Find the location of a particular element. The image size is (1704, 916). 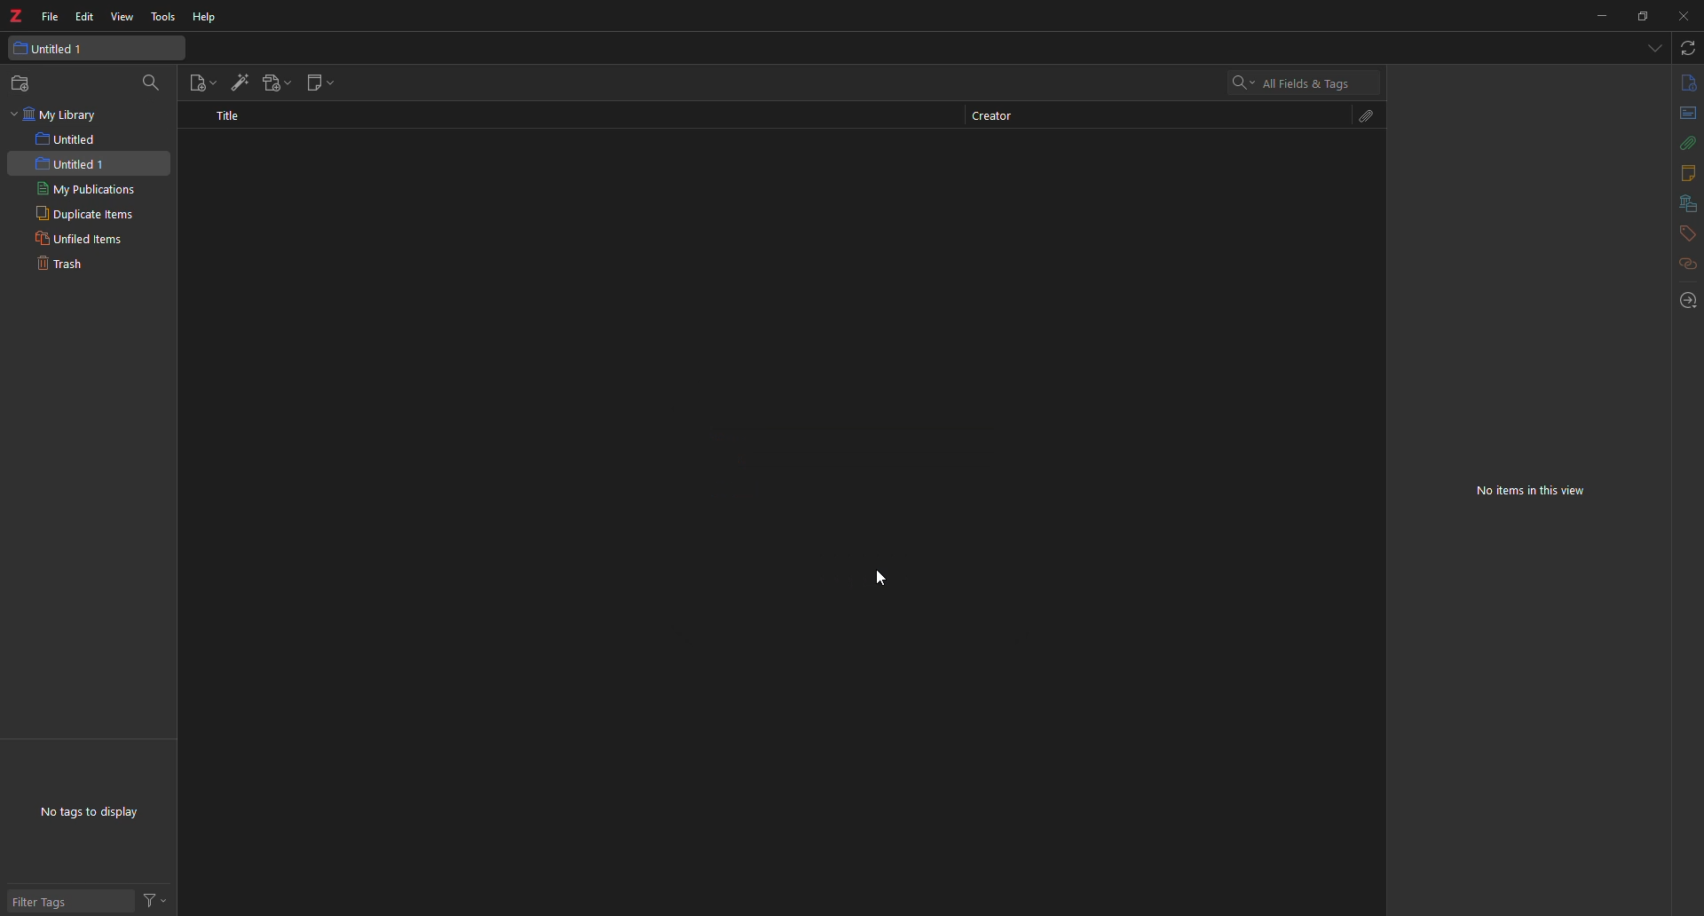

info is located at coordinates (1684, 84).